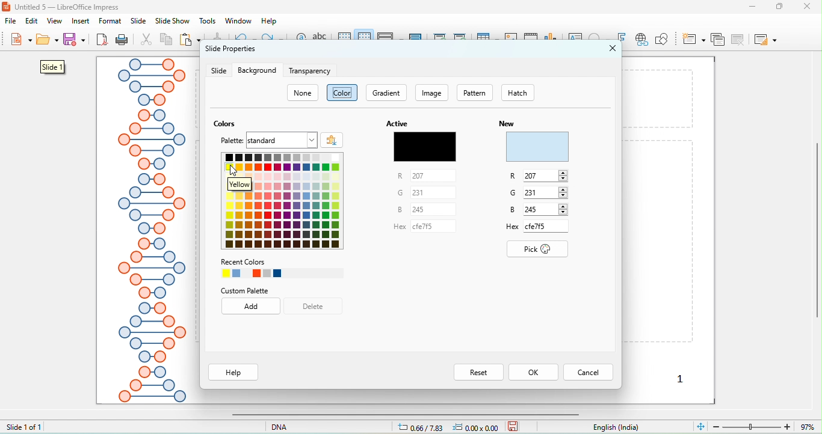 This screenshot has height=434, width=822. Describe the element at coordinates (622, 38) in the screenshot. I see `fontwork text` at that location.